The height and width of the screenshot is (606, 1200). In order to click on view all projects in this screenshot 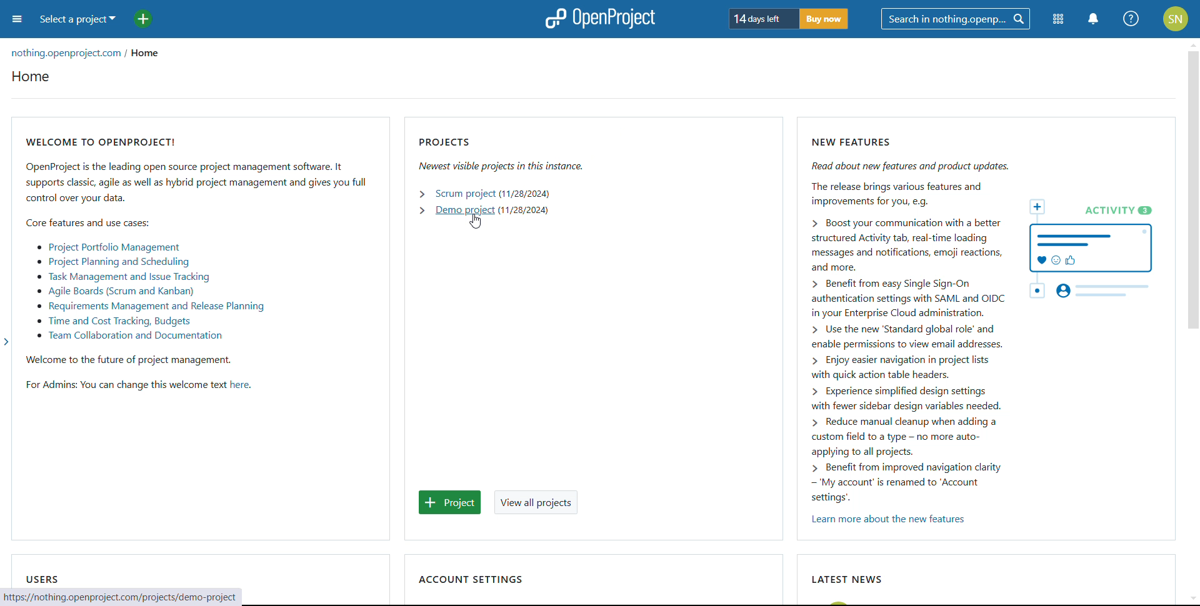, I will do `click(535, 502)`.